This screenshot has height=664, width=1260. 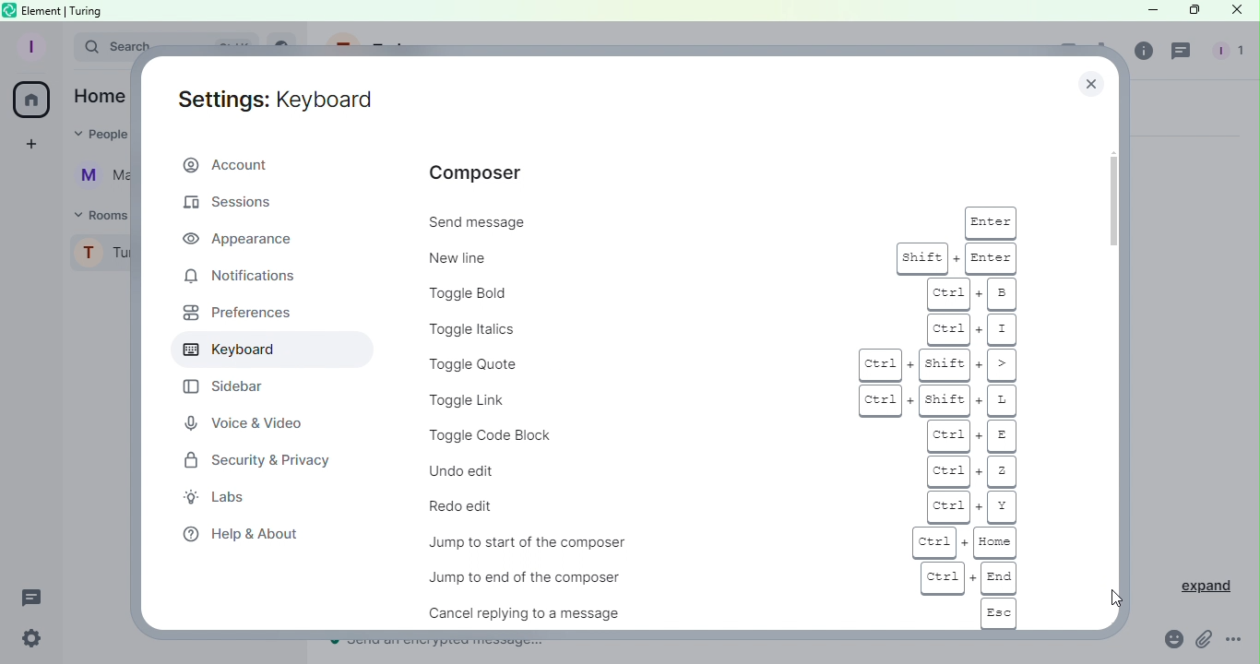 What do you see at coordinates (1115, 601) in the screenshot?
I see `Cursor` at bounding box center [1115, 601].